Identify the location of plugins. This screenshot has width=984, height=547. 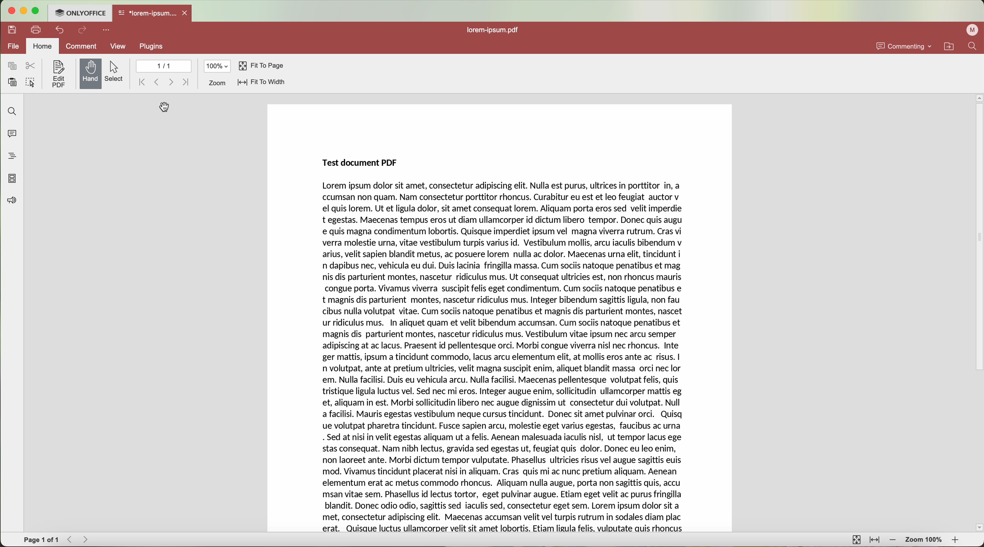
(151, 47).